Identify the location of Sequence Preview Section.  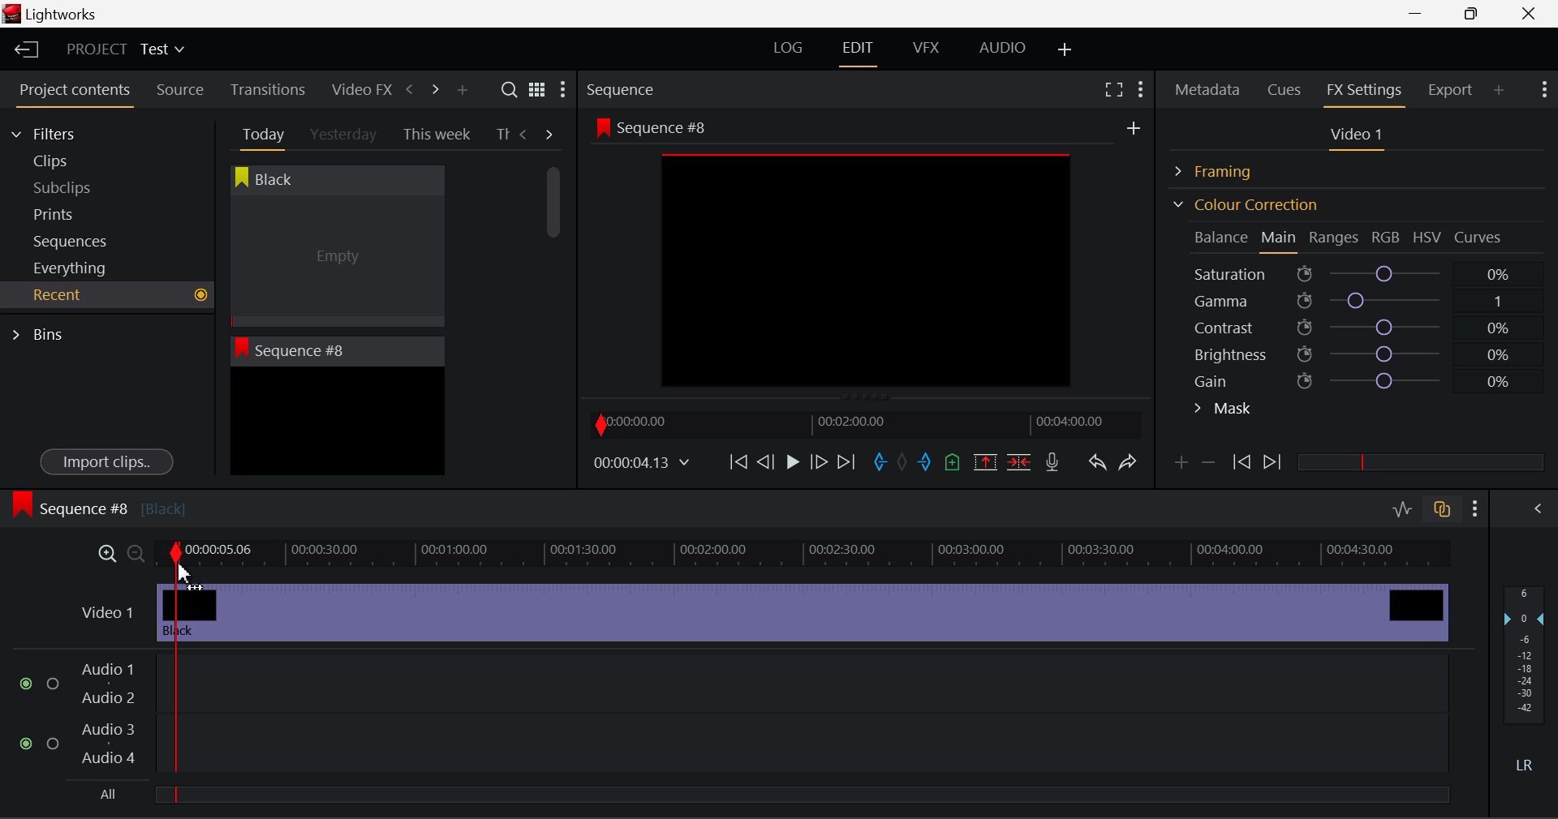
(625, 91).